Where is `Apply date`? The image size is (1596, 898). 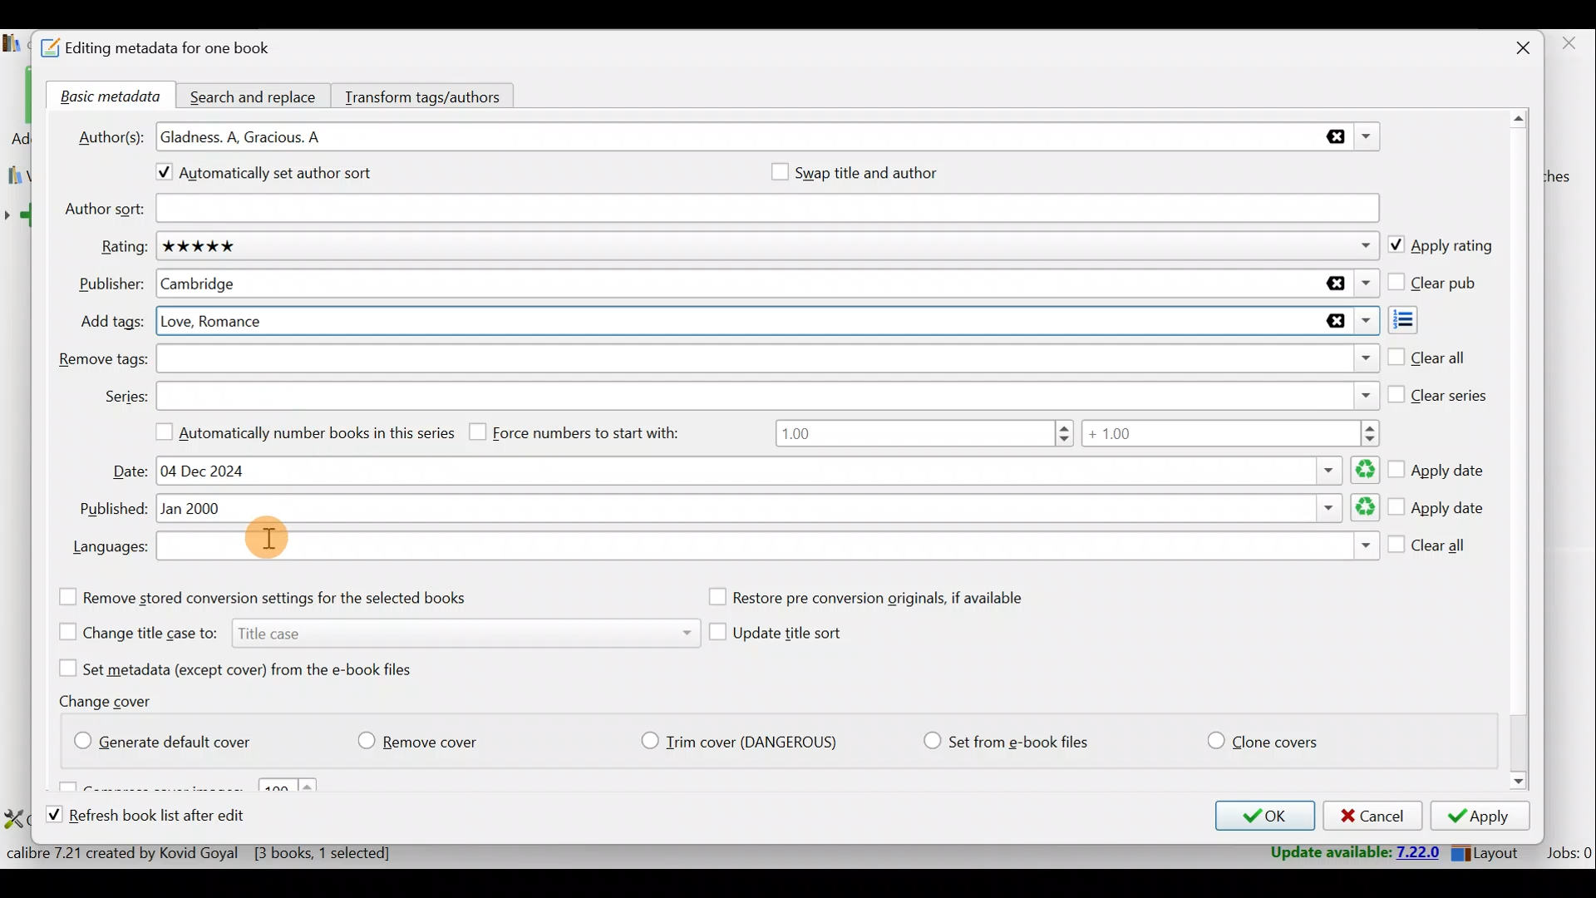
Apply date is located at coordinates (1440, 465).